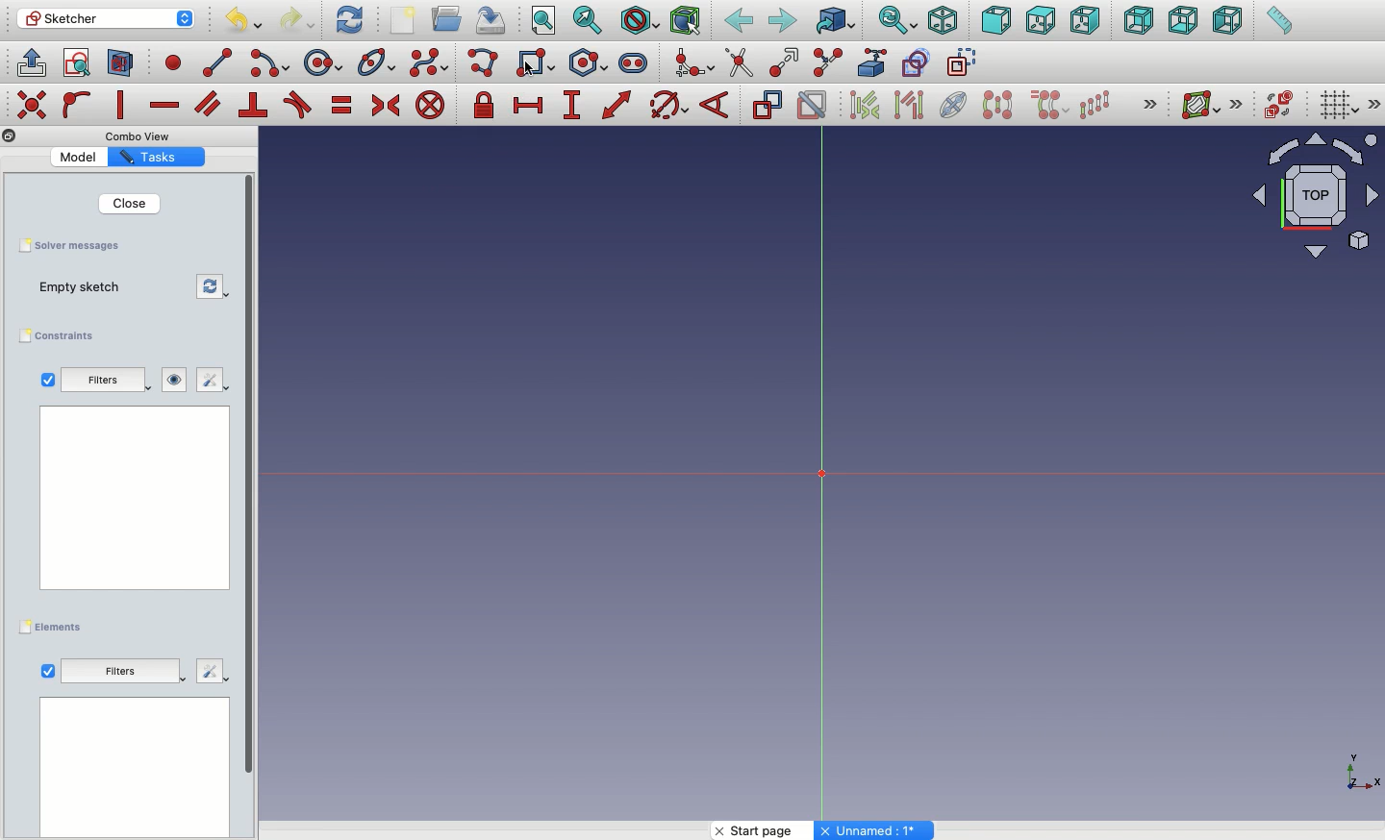 The width and height of the screenshot is (1385, 840). Describe the element at coordinates (541, 22) in the screenshot. I see `Fit all` at that location.